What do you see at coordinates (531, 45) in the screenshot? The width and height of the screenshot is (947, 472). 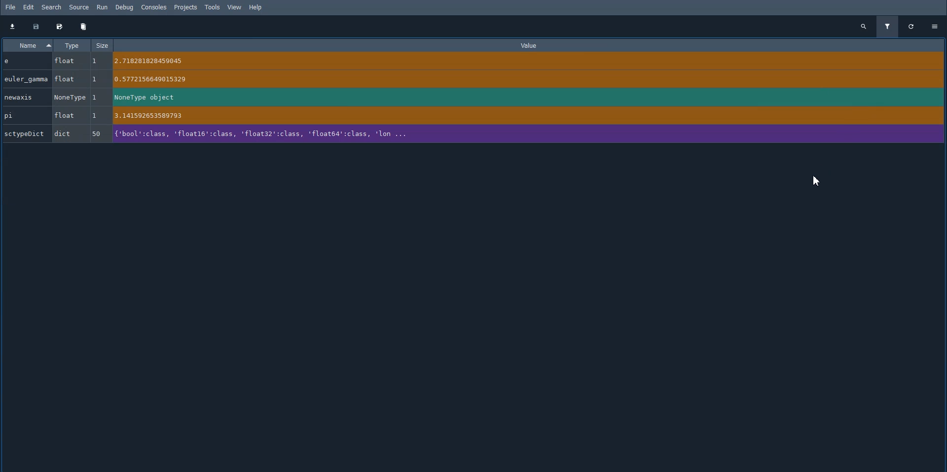 I see `Value` at bounding box center [531, 45].